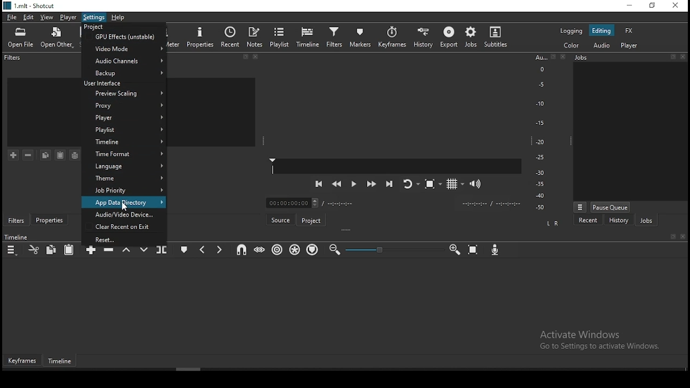 This screenshot has width=690, height=388. Describe the element at coordinates (201, 36) in the screenshot. I see `properties` at that location.